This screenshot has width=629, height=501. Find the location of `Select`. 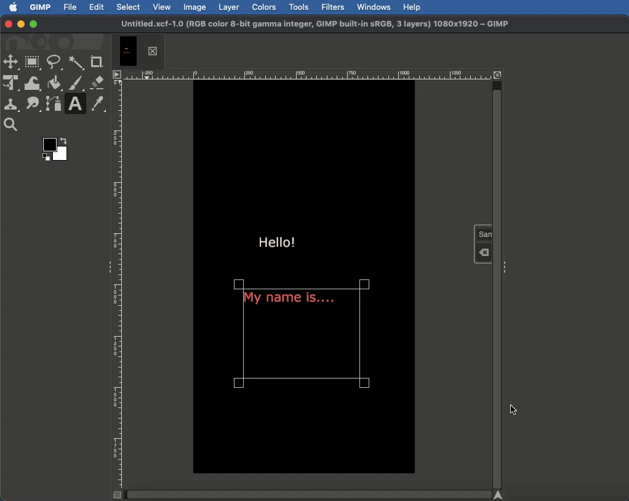

Select is located at coordinates (128, 7).